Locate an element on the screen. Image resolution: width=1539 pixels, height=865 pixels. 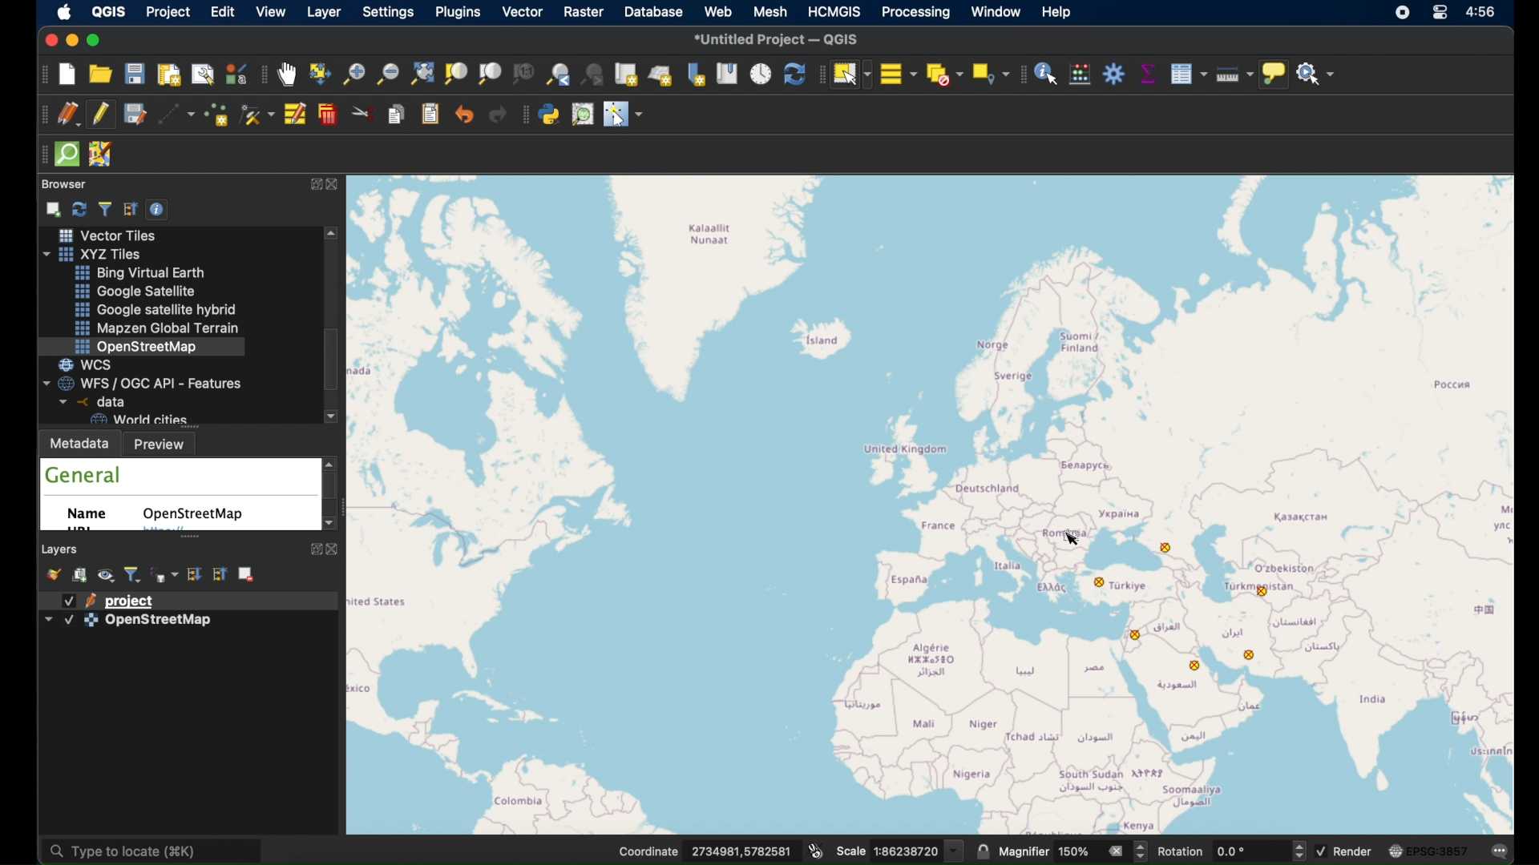
open layer styling panel is located at coordinates (55, 574).